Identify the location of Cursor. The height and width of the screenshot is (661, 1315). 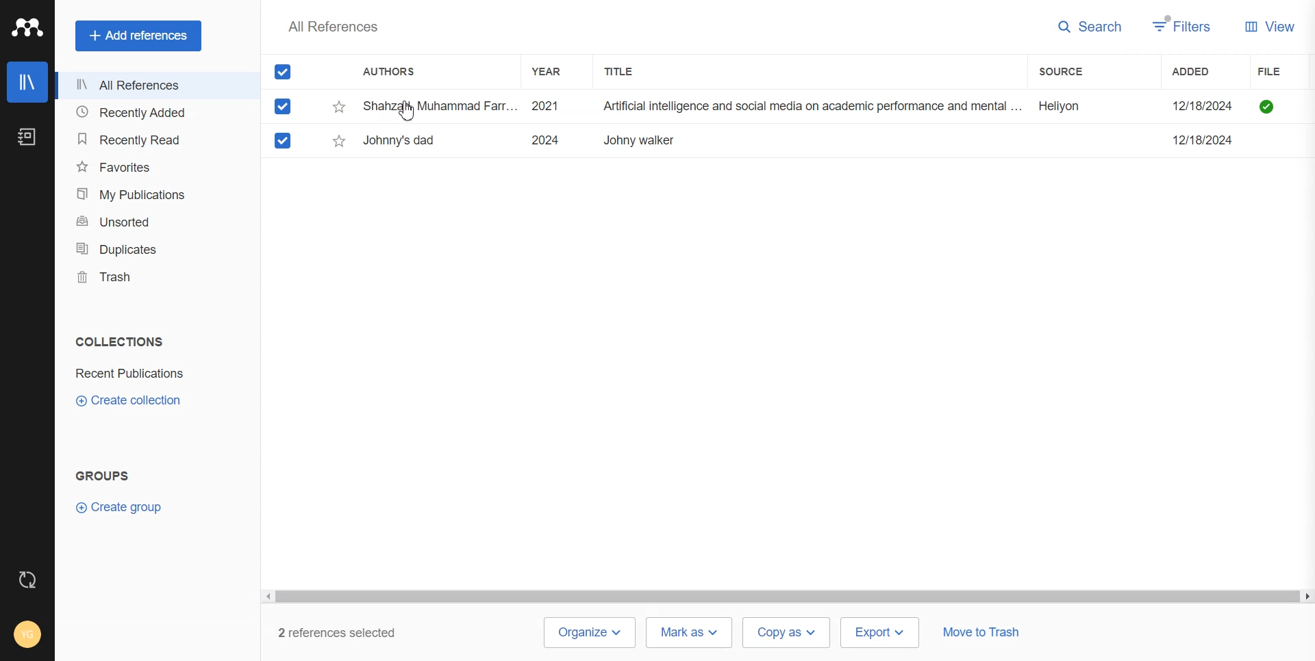
(408, 112).